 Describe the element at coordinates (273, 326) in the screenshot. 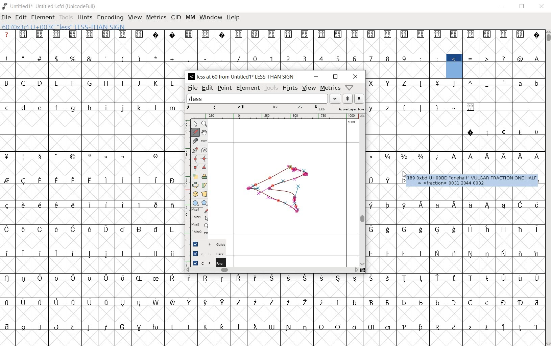

I see `special letters` at that location.